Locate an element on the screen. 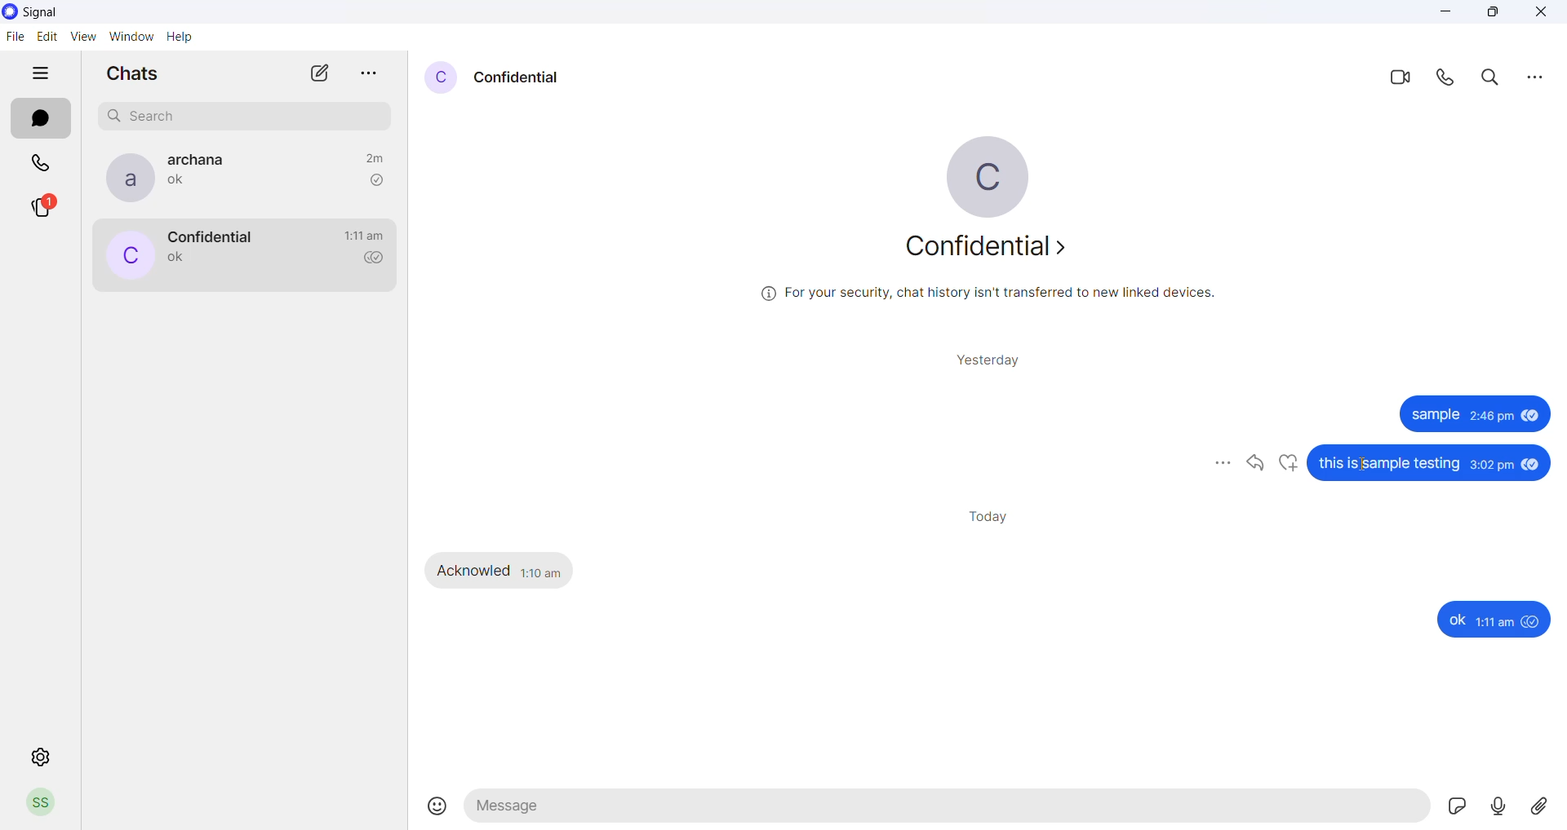  yesterday messages heading is located at coordinates (985, 356).